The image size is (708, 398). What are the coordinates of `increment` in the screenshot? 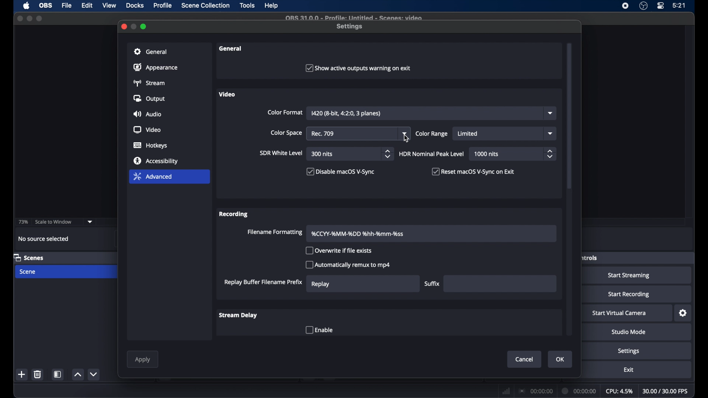 It's located at (77, 375).